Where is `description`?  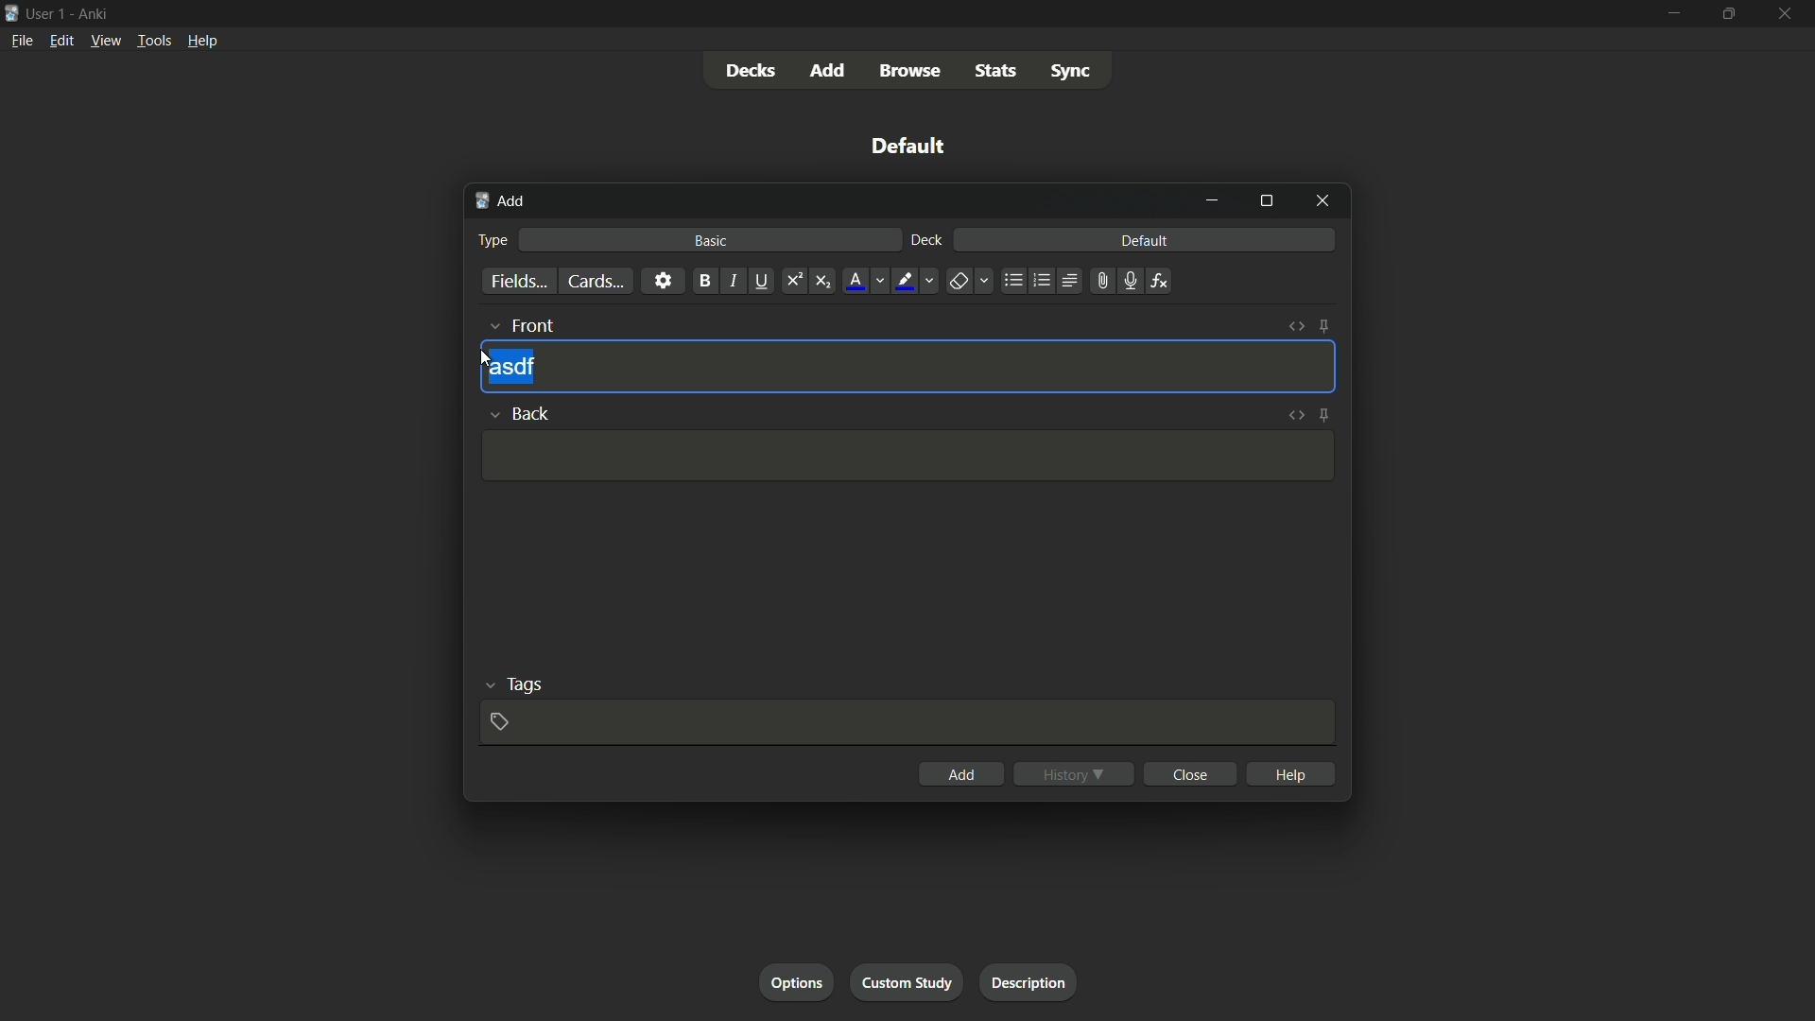
description is located at coordinates (1029, 982).